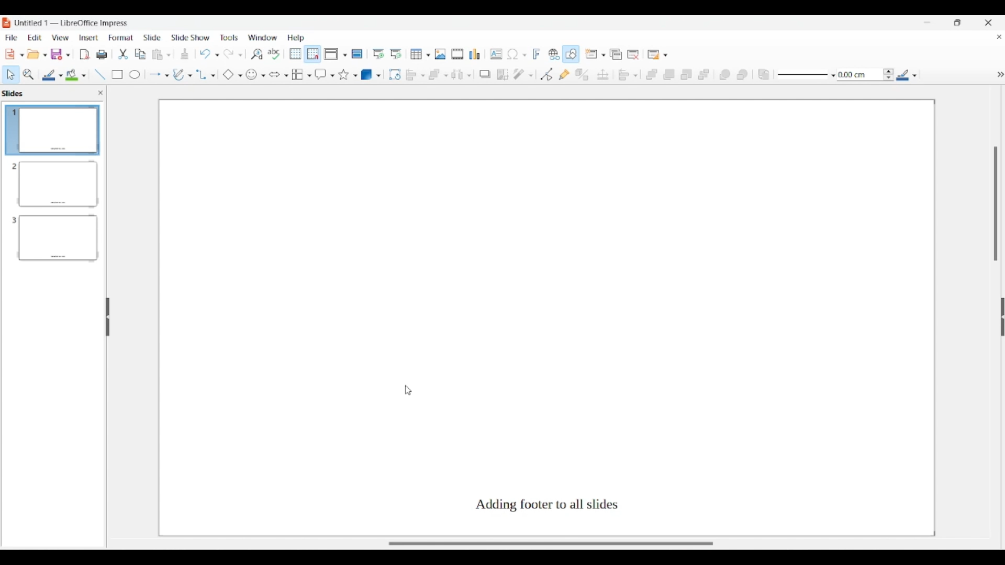  Describe the element at coordinates (474, 54) in the screenshot. I see `Insert chart` at that location.